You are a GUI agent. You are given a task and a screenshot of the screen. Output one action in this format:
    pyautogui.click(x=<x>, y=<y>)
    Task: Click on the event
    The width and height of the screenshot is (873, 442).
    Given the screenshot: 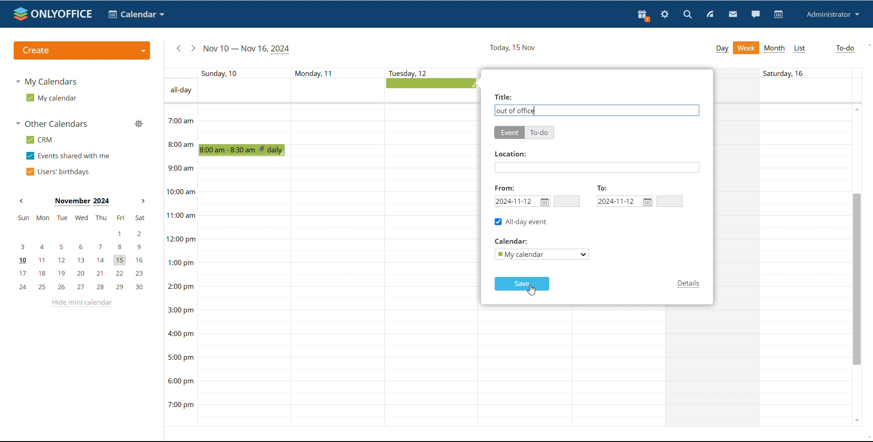 What is the action you would take?
    pyautogui.click(x=509, y=132)
    